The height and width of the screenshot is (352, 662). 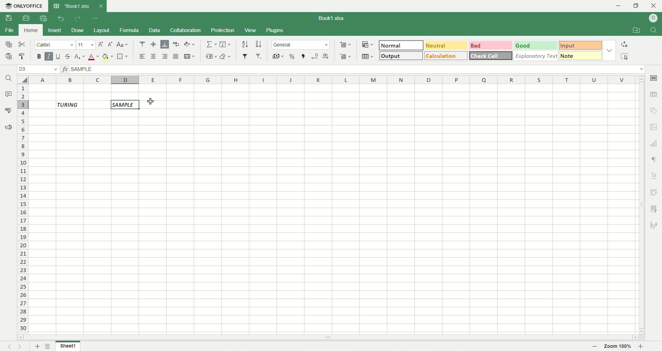 I want to click on minimize, so click(x=622, y=6).